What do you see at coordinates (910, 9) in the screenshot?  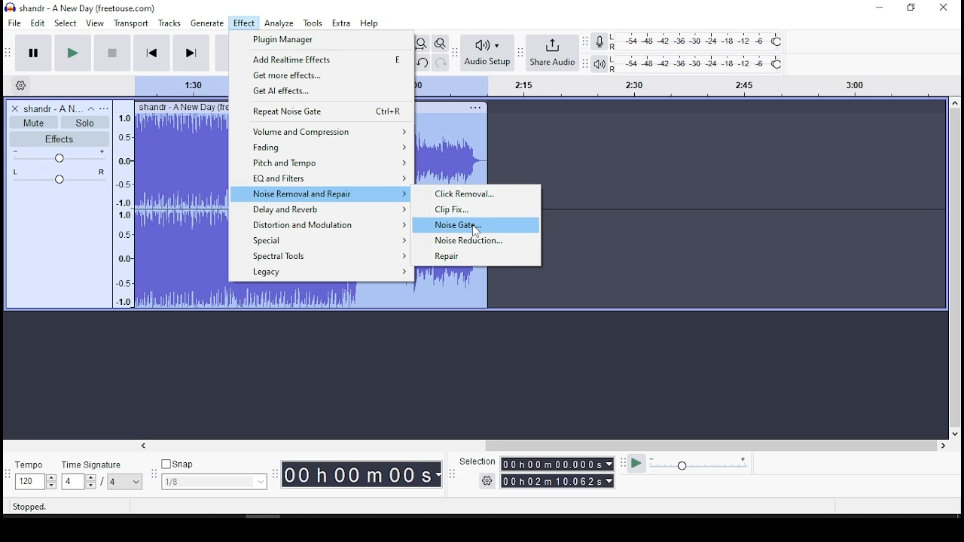 I see `restore` at bounding box center [910, 9].